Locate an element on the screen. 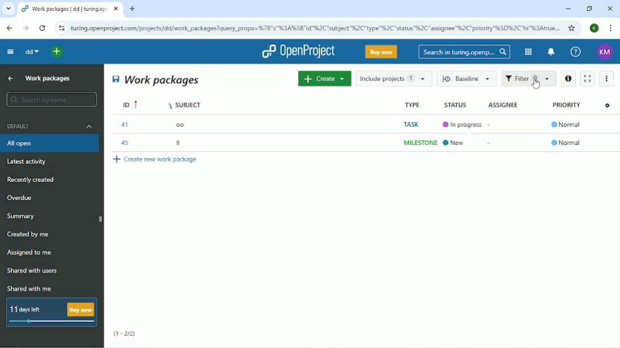 The image size is (620, 348). 41 is located at coordinates (127, 125).